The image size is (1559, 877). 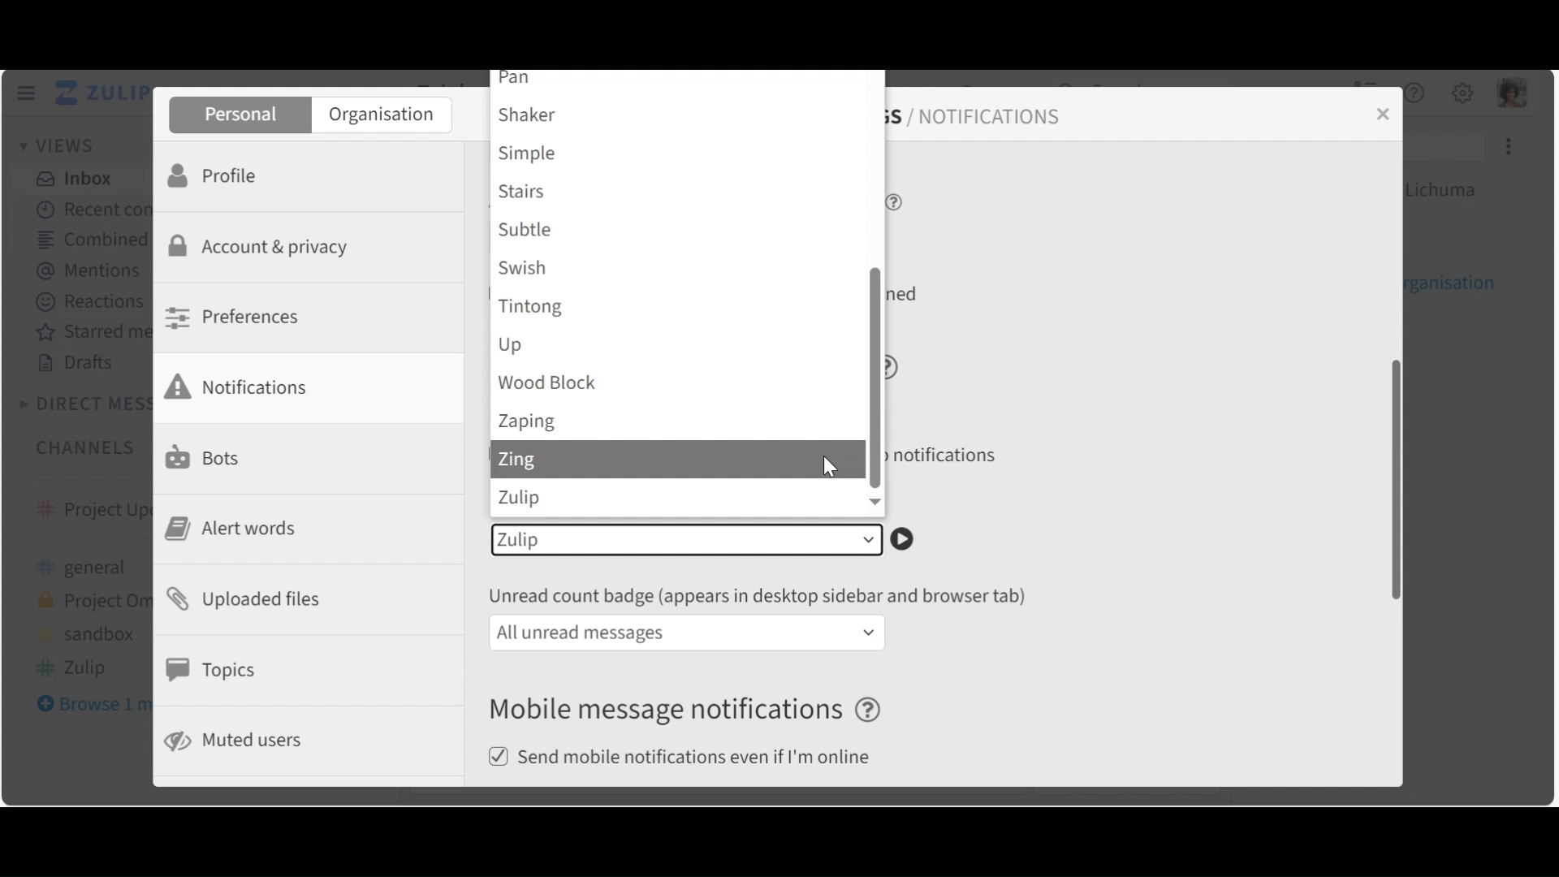 I want to click on Pan, so click(x=680, y=81).